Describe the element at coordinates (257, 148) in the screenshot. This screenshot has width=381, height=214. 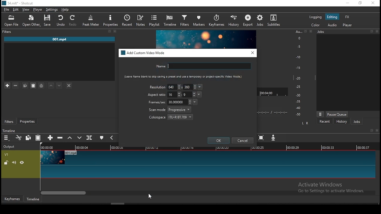
I see `00:00:25` at that location.